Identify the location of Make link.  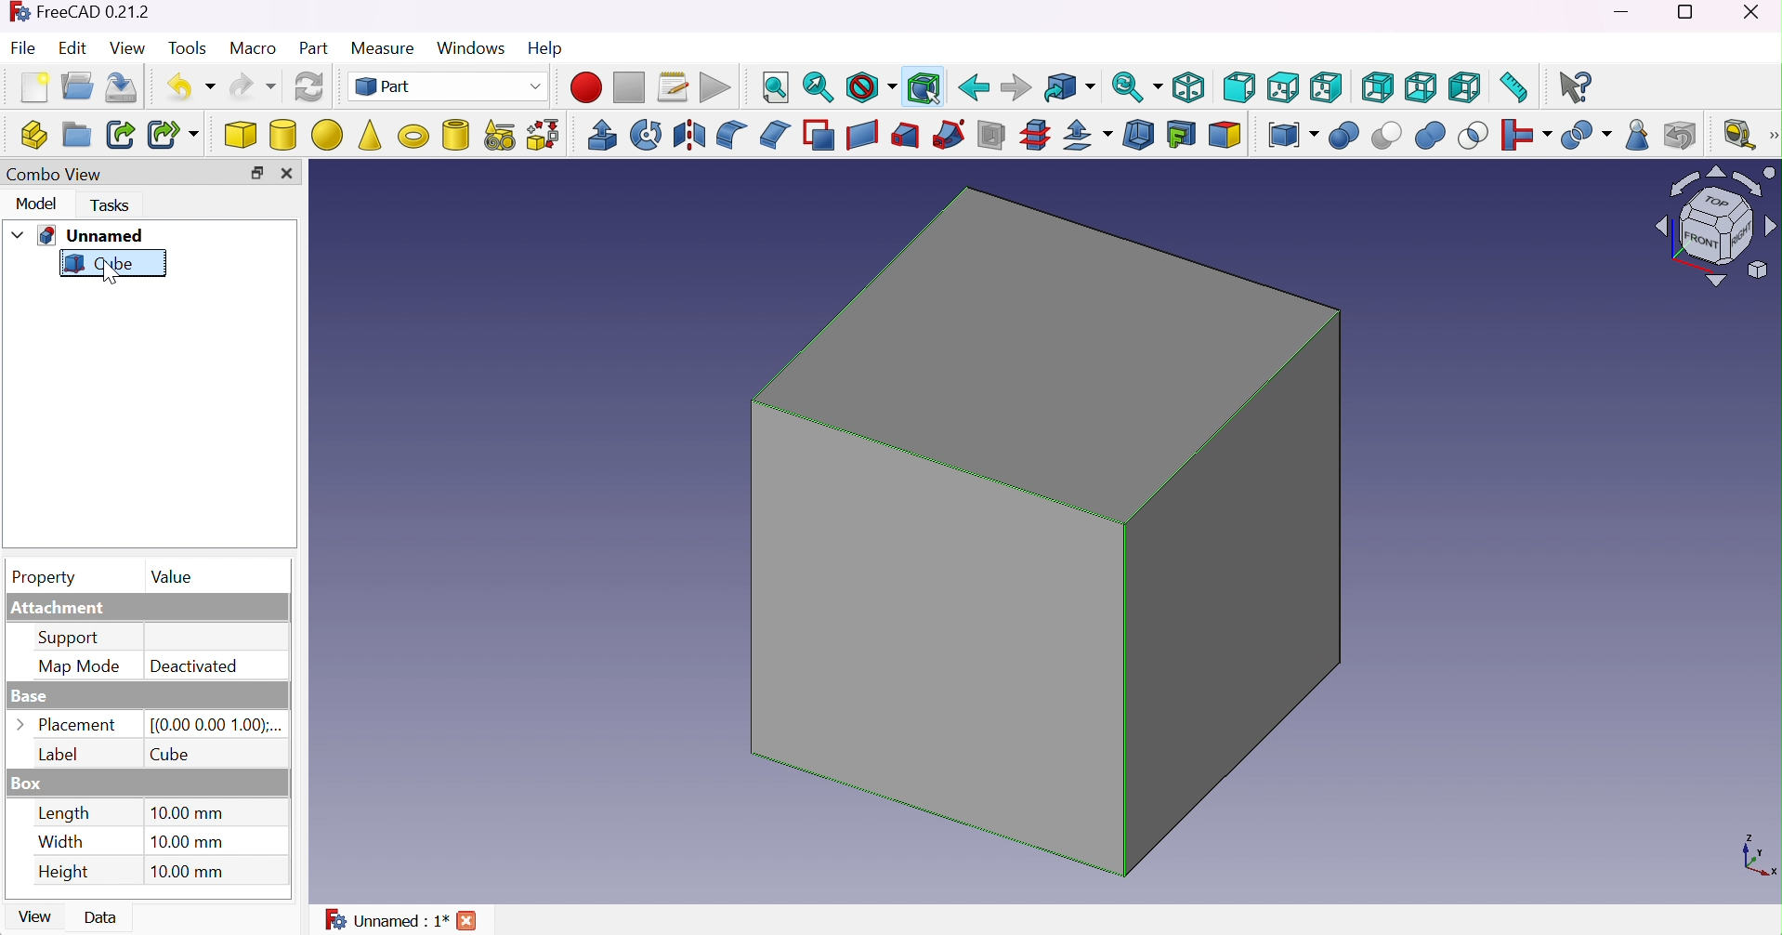
(121, 136).